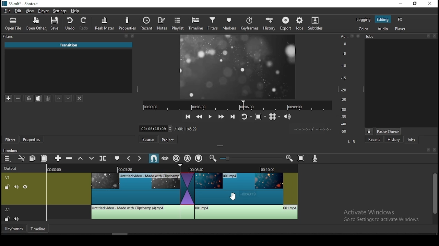  Describe the element at coordinates (252, 158) in the screenshot. I see `zoom in or zoom out slider` at that location.